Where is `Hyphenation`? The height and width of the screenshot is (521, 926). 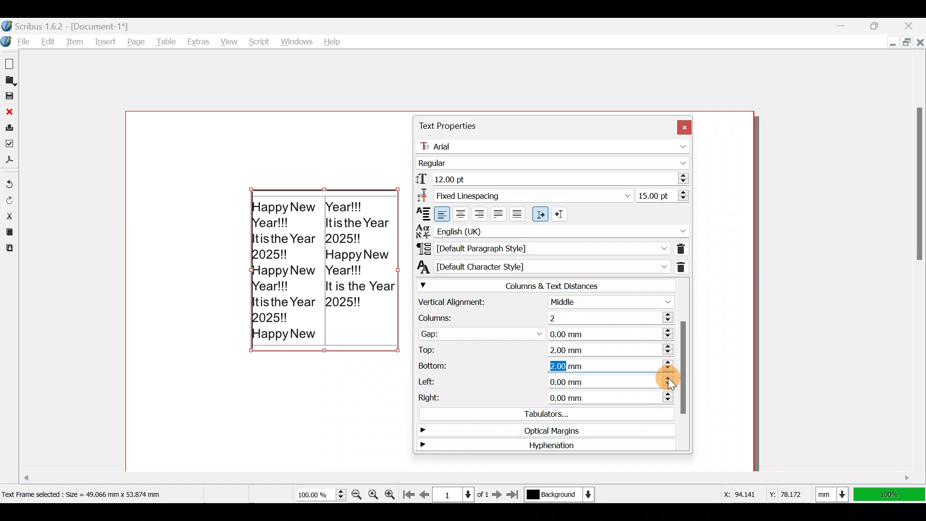
Hyphenation is located at coordinates (540, 446).